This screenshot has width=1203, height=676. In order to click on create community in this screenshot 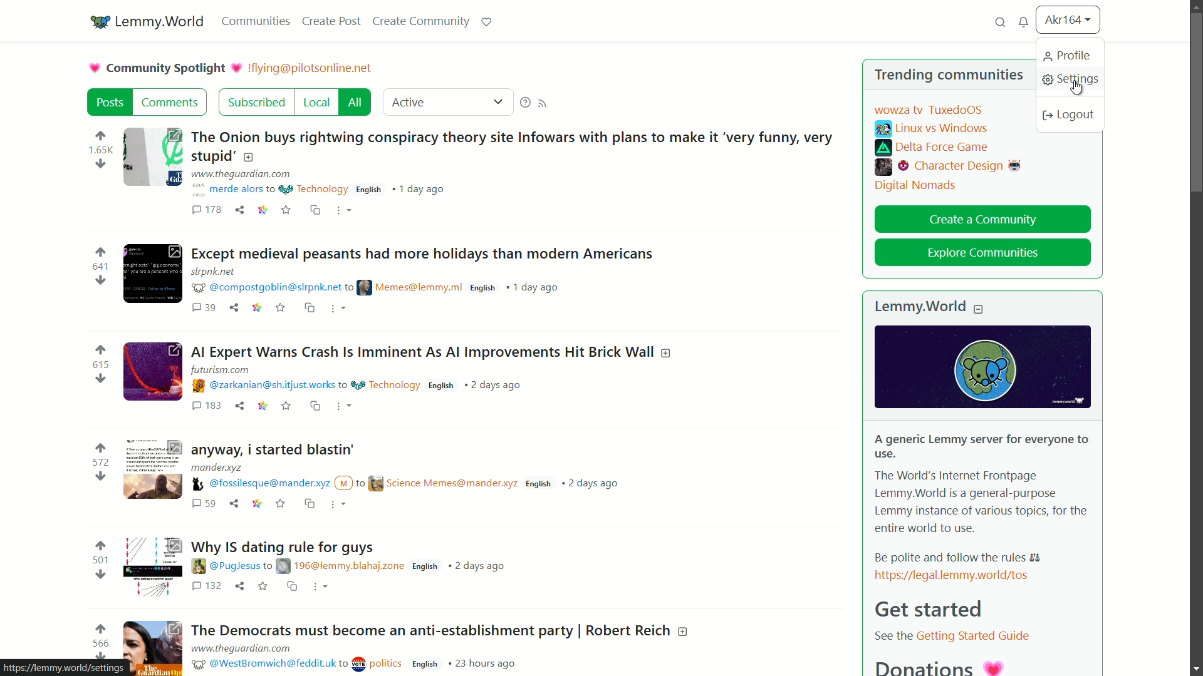, I will do `click(420, 21)`.